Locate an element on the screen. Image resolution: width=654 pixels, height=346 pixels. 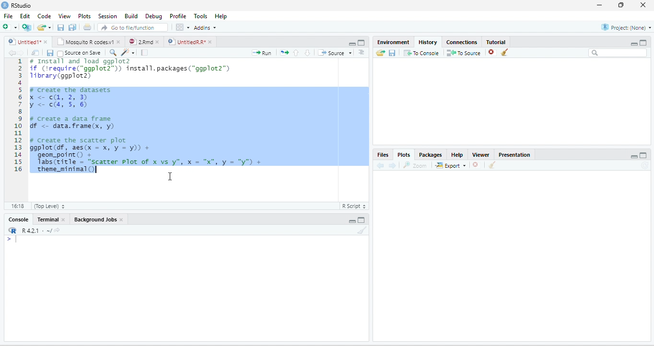
Previous plot is located at coordinates (381, 165).